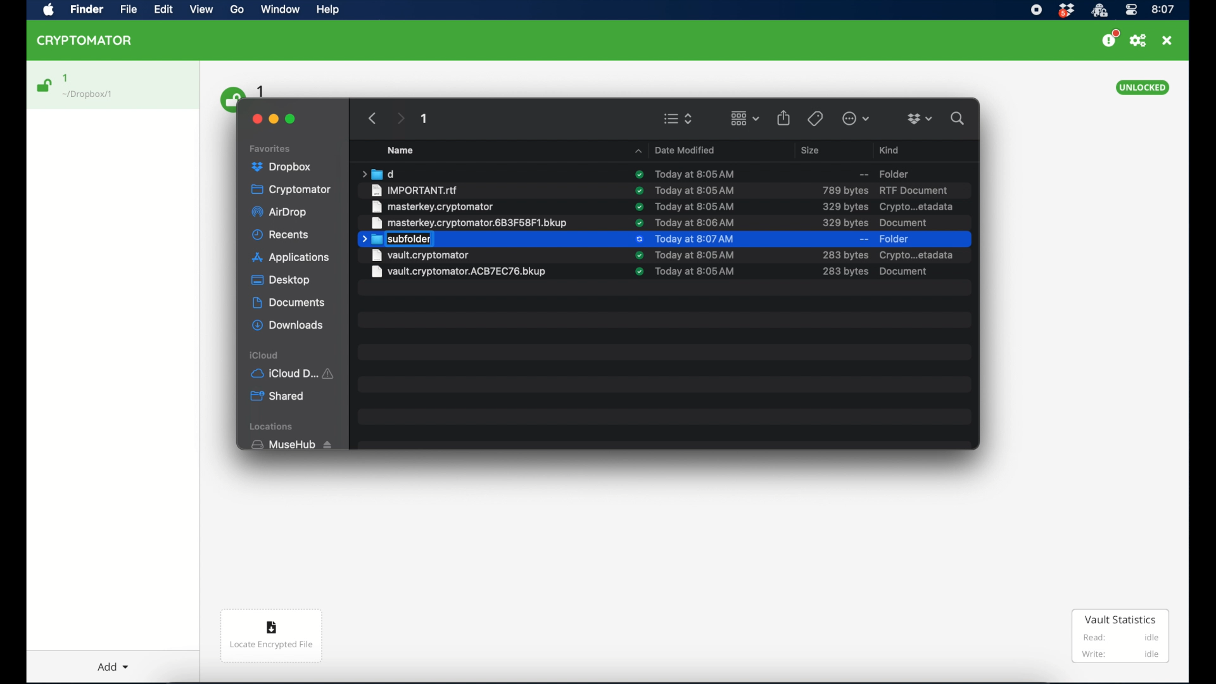 Image resolution: width=1216 pixels, height=684 pixels. I want to click on file name, so click(415, 190).